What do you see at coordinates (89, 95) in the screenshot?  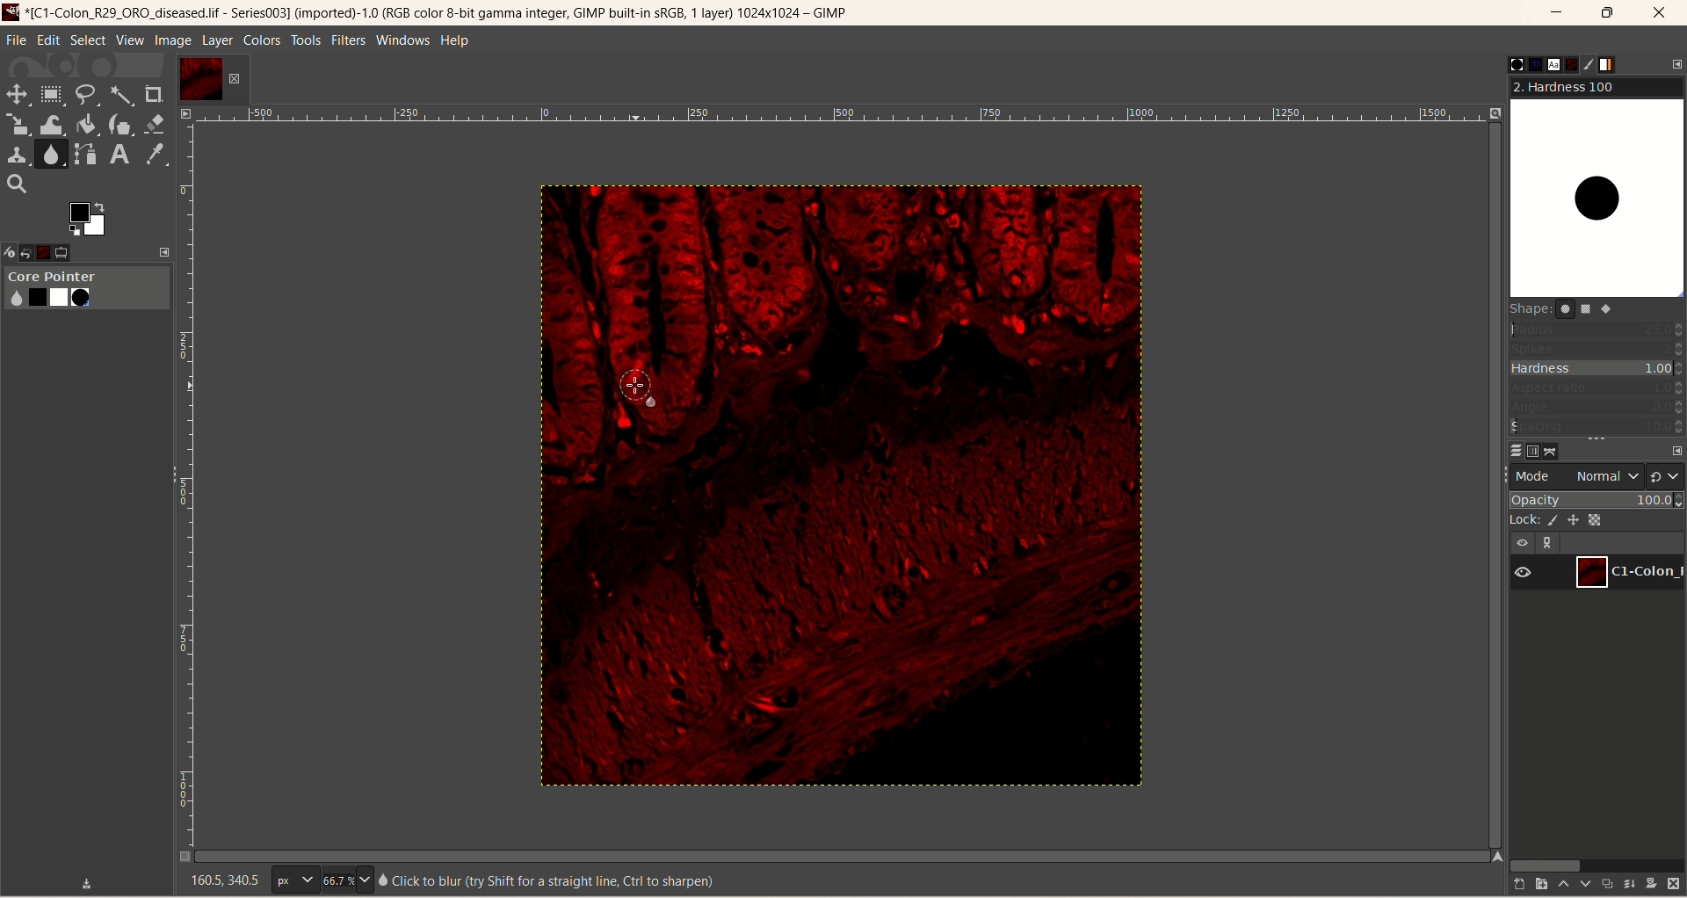 I see `free select tool` at bounding box center [89, 95].